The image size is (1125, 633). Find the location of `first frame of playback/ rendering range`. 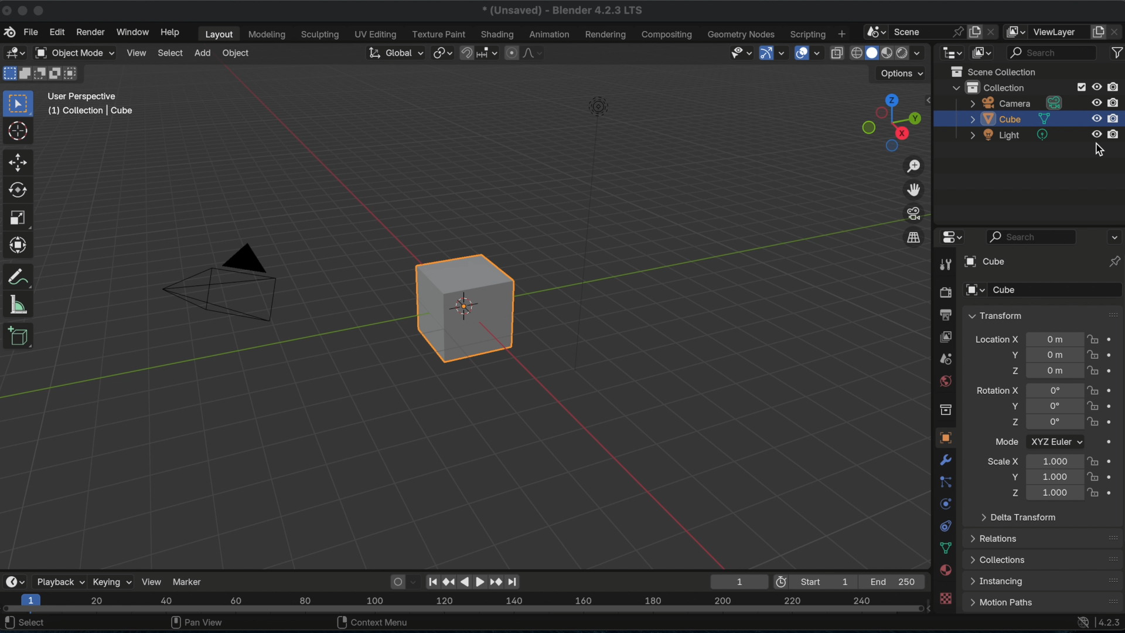

first frame of playback/ rendering range is located at coordinates (817, 583).